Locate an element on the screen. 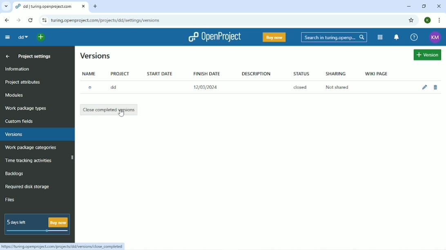  Required disk storage is located at coordinates (30, 187).